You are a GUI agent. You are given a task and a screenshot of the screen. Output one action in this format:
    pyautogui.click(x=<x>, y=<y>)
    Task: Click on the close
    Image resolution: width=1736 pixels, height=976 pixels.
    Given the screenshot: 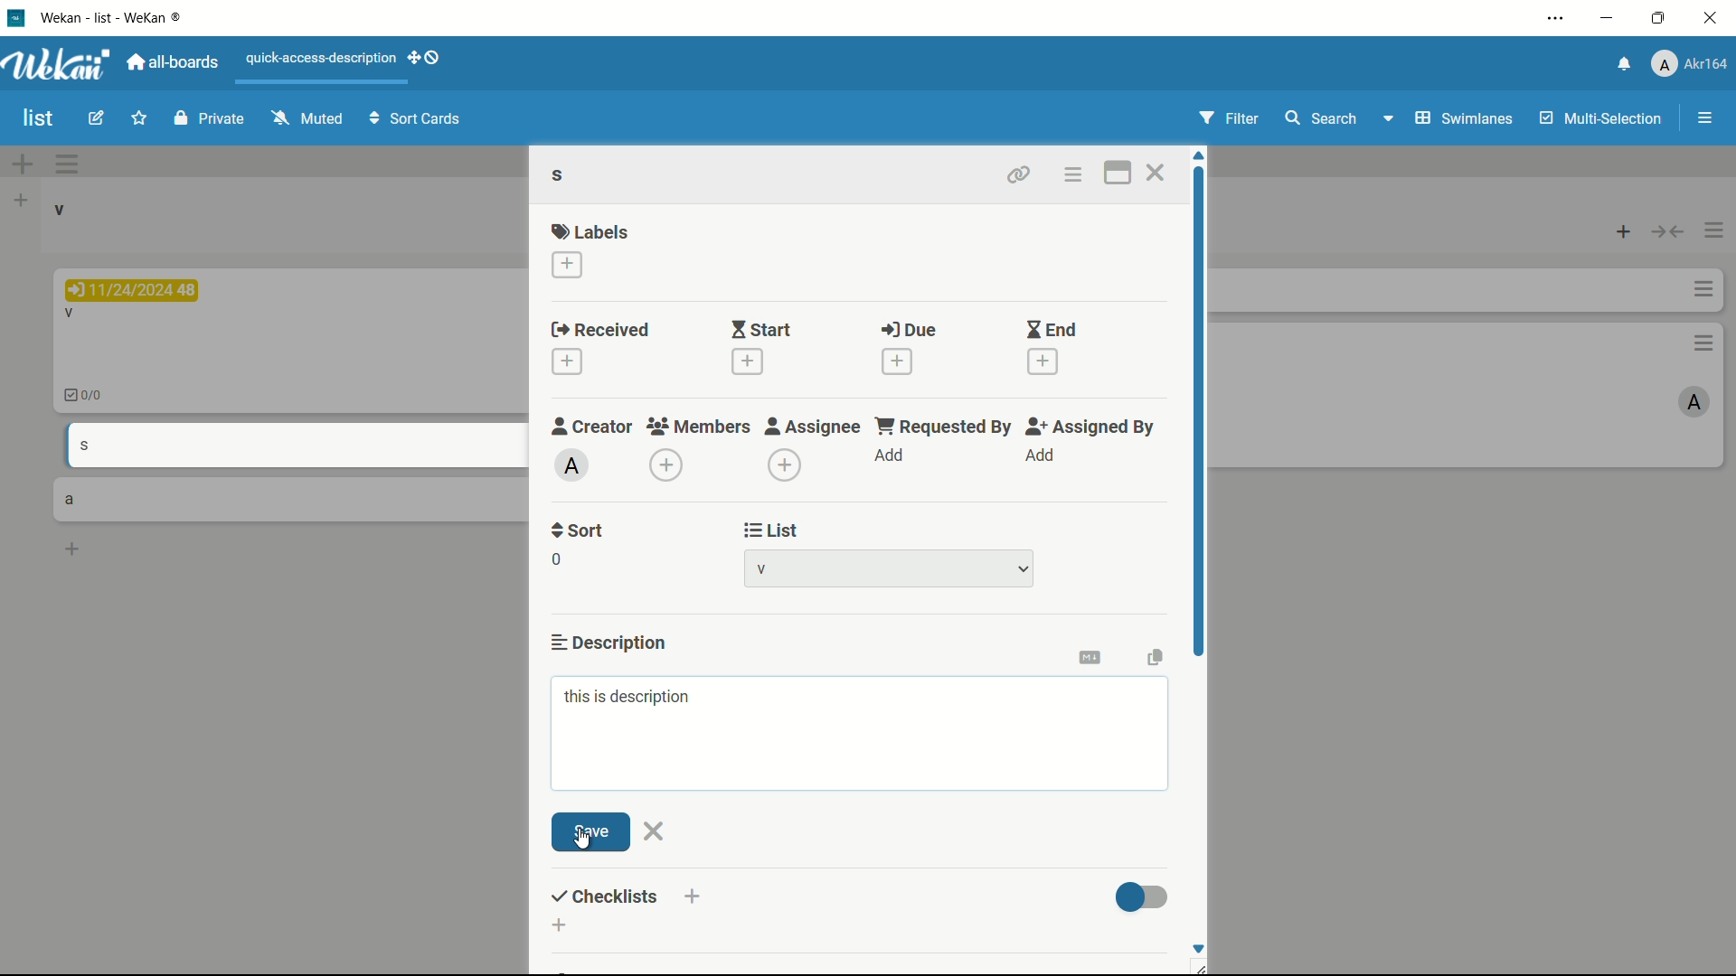 What is the action you would take?
    pyautogui.click(x=655, y=832)
    